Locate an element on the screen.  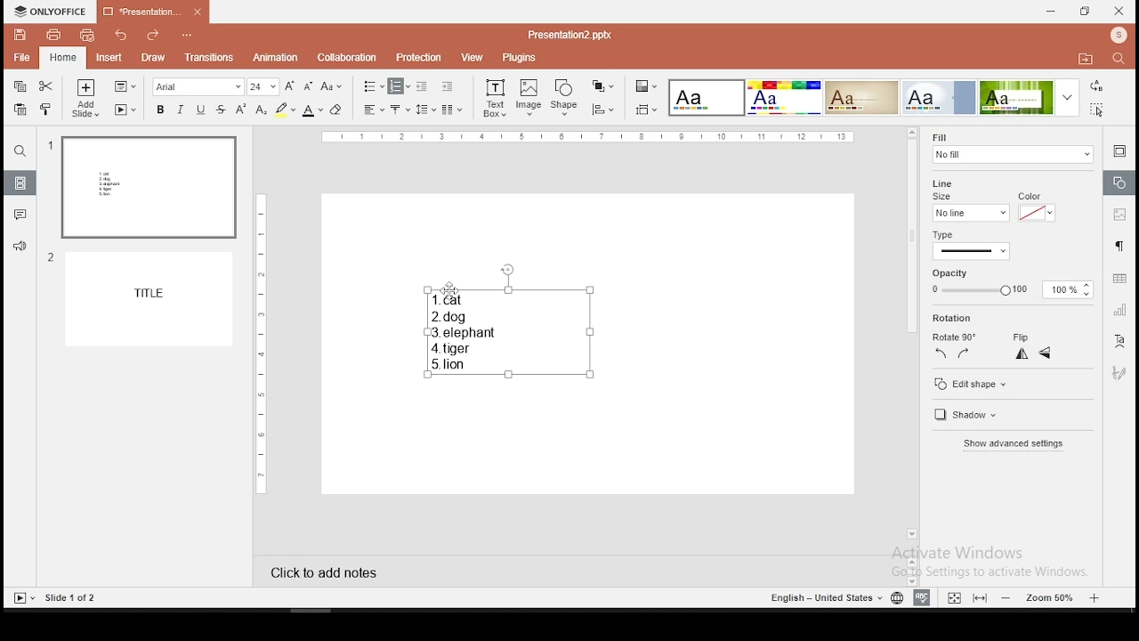
font size is located at coordinates (263, 86).